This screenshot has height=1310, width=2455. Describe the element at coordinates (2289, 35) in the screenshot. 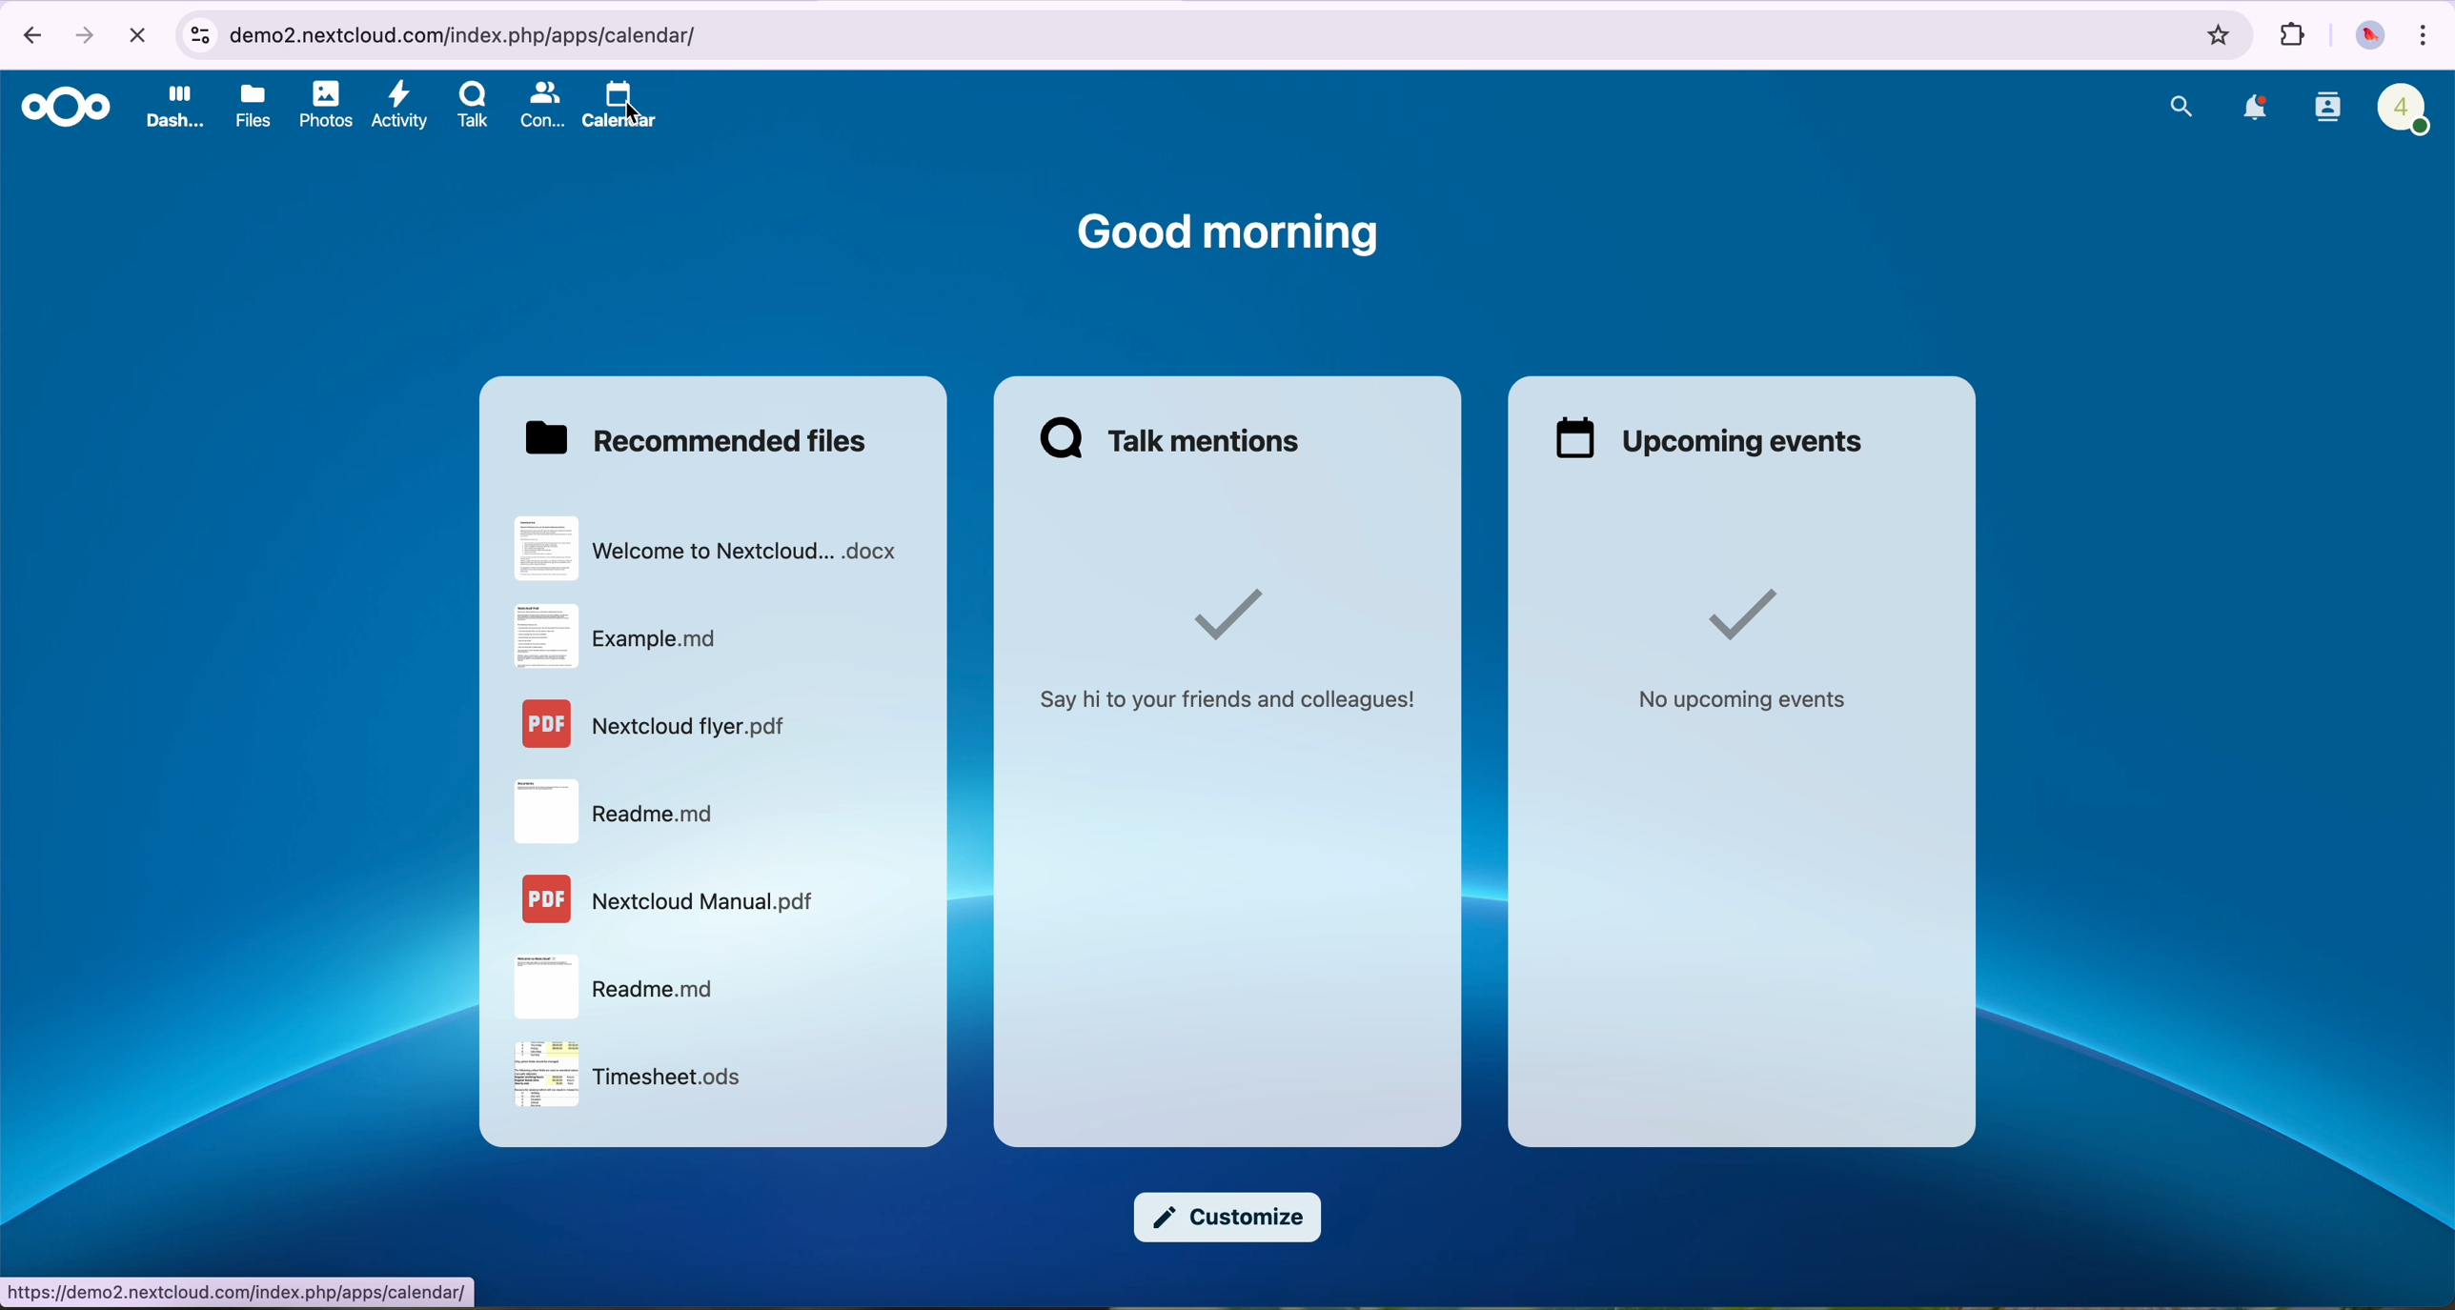

I see `extensions` at that location.